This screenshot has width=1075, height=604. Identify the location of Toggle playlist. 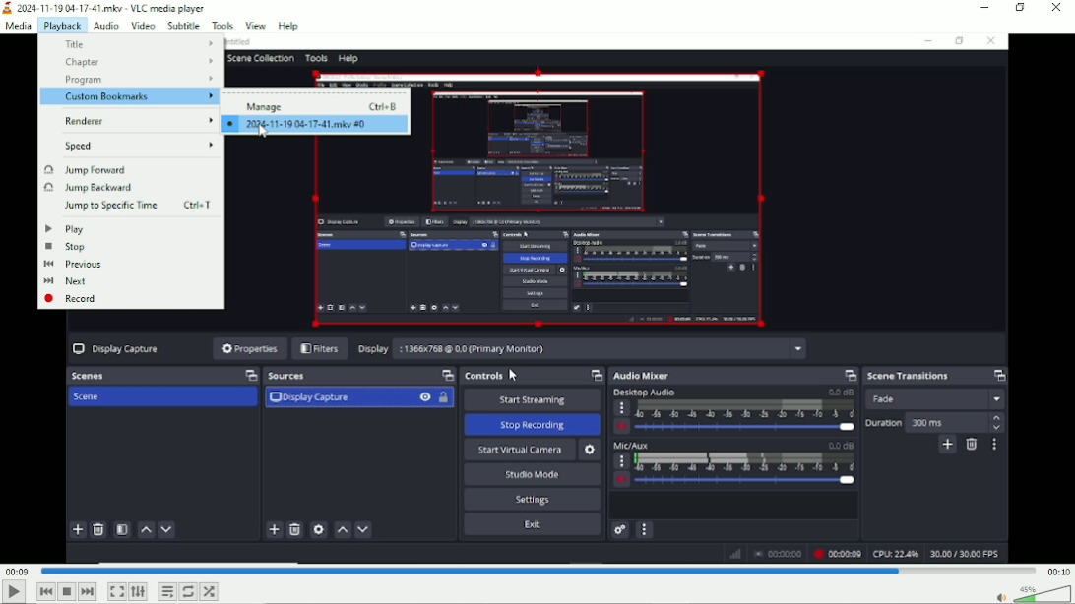
(165, 592).